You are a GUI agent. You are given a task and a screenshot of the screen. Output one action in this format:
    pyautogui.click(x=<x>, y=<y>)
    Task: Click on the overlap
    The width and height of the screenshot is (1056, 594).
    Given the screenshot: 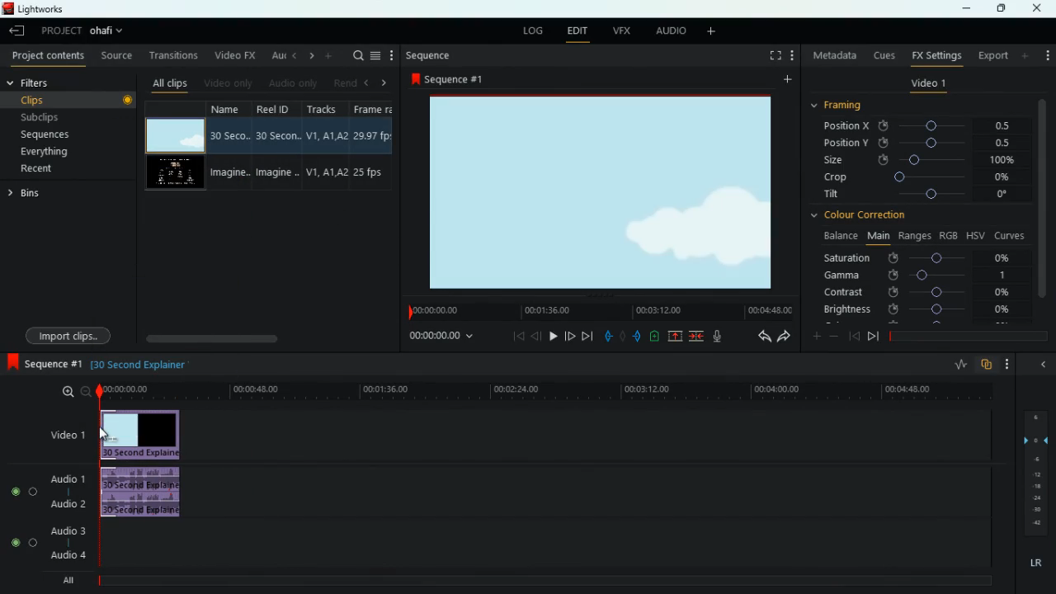 What is the action you would take?
    pyautogui.click(x=987, y=365)
    